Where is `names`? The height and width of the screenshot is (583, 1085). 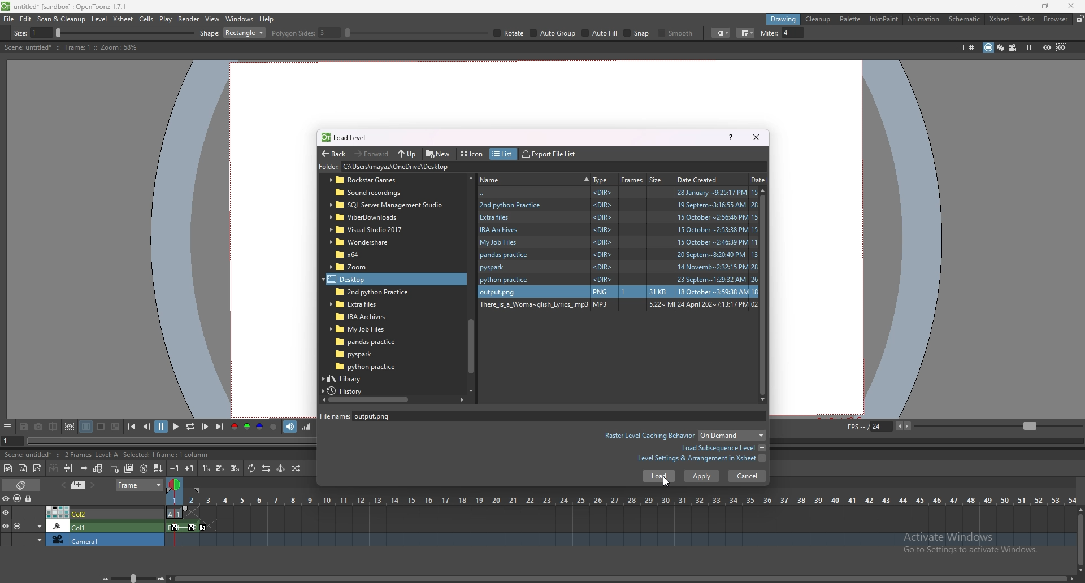
names is located at coordinates (534, 179).